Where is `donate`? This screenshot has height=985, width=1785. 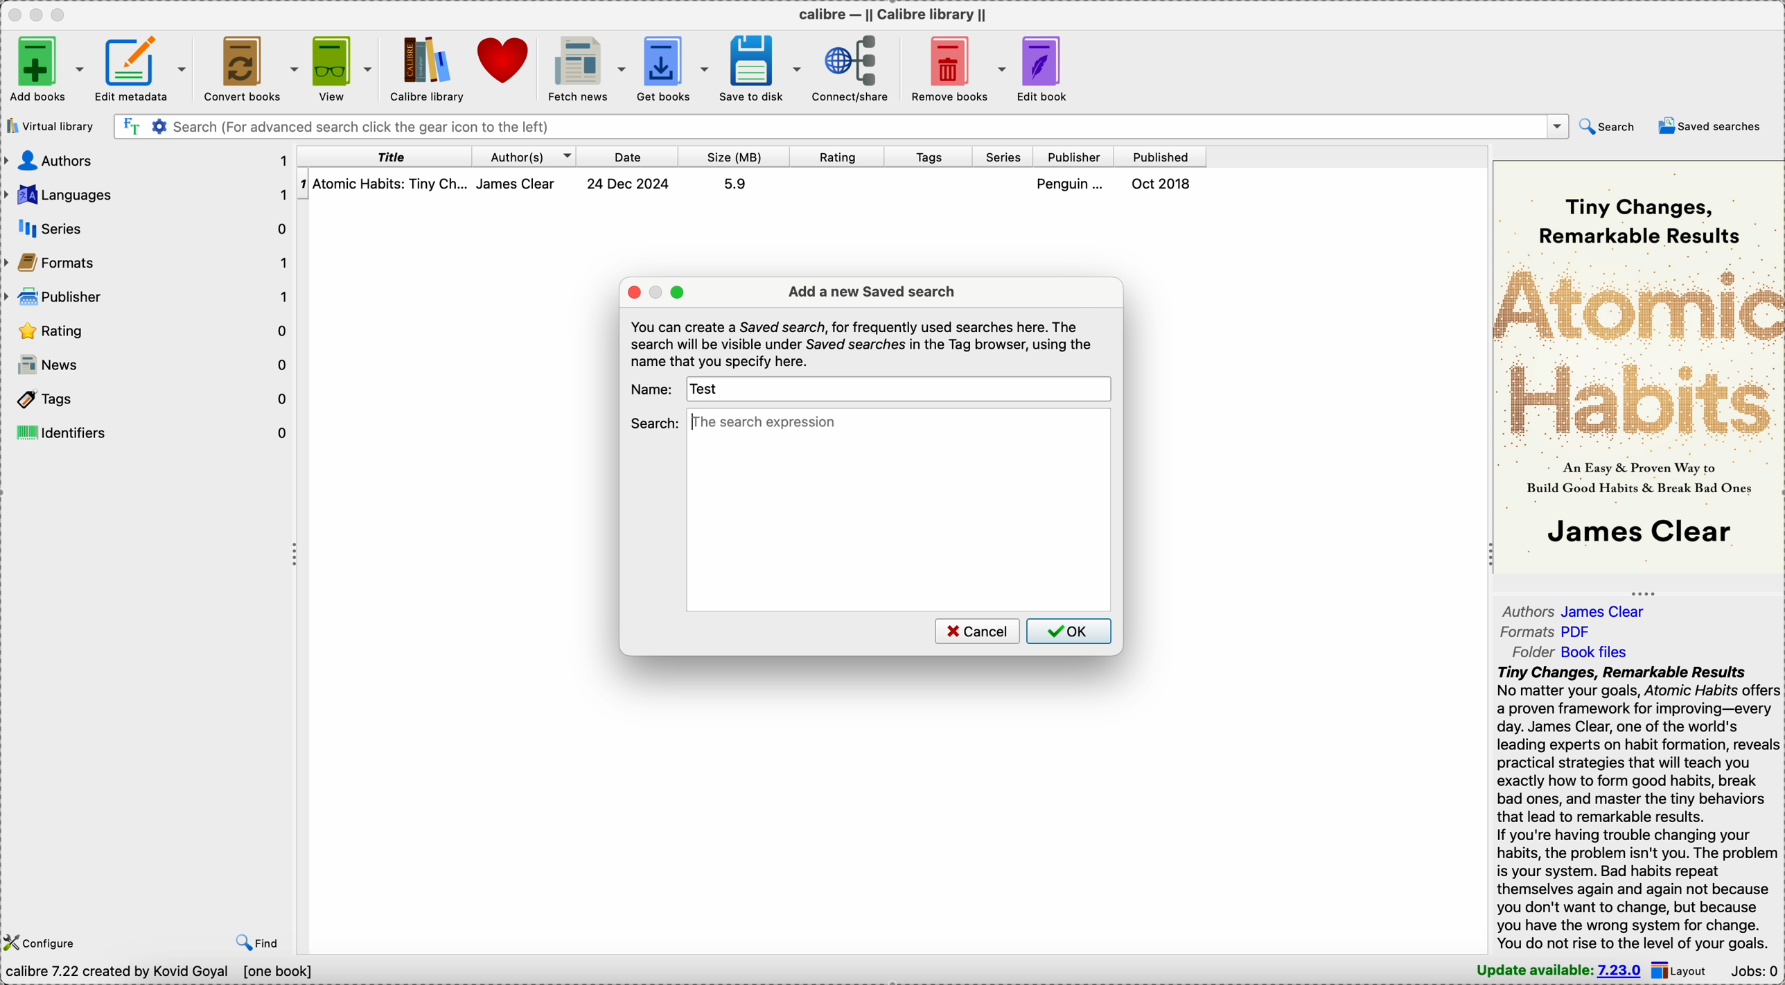
donate is located at coordinates (507, 63).